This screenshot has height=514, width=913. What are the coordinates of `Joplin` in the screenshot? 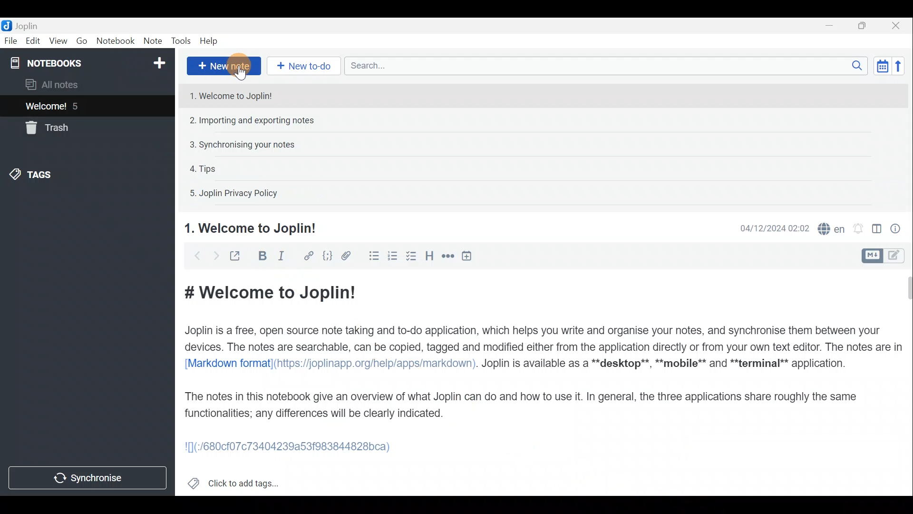 It's located at (26, 25).